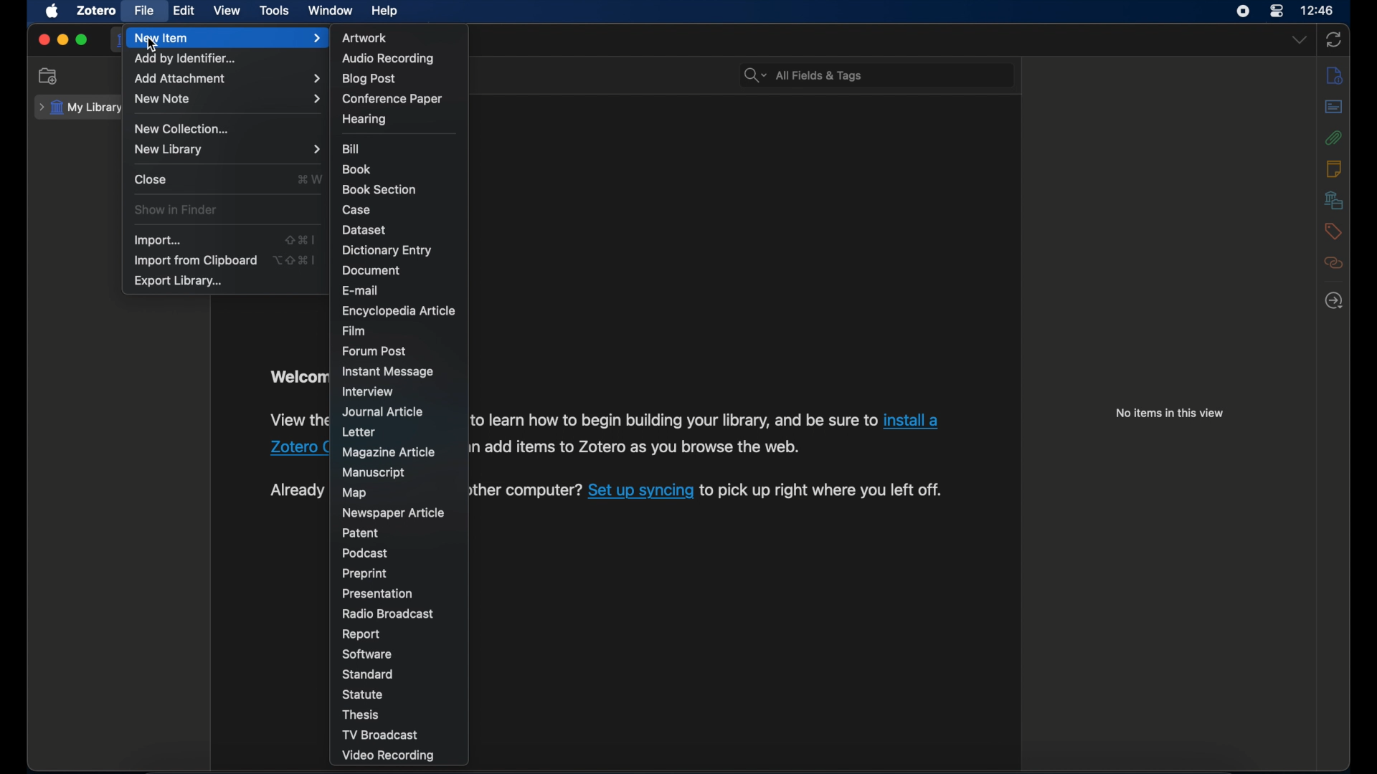 This screenshot has height=774, width=1377. Describe the element at coordinates (397, 311) in the screenshot. I see `encyclopedia article` at that location.